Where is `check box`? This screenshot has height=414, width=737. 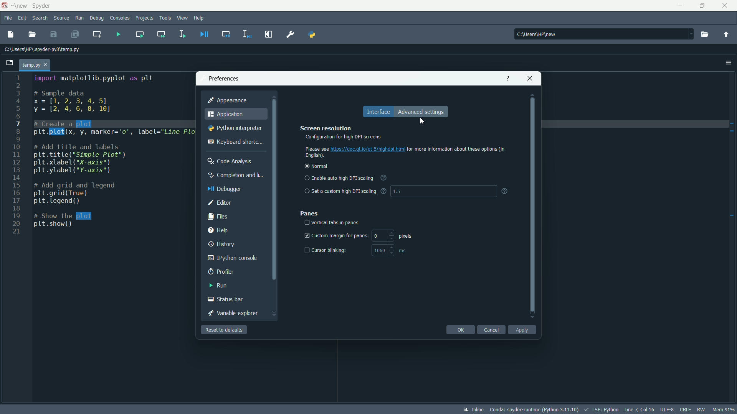 check box is located at coordinates (305, 250).